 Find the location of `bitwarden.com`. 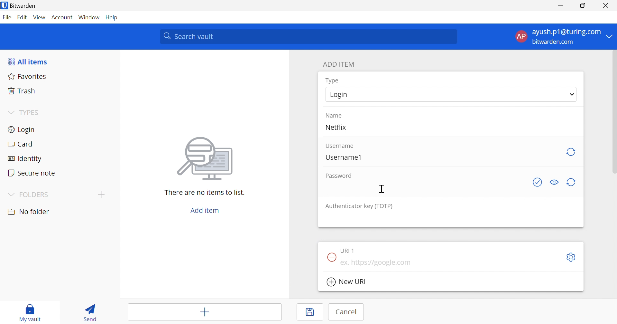

bitwarden.com is located at coordinates (553, 42).